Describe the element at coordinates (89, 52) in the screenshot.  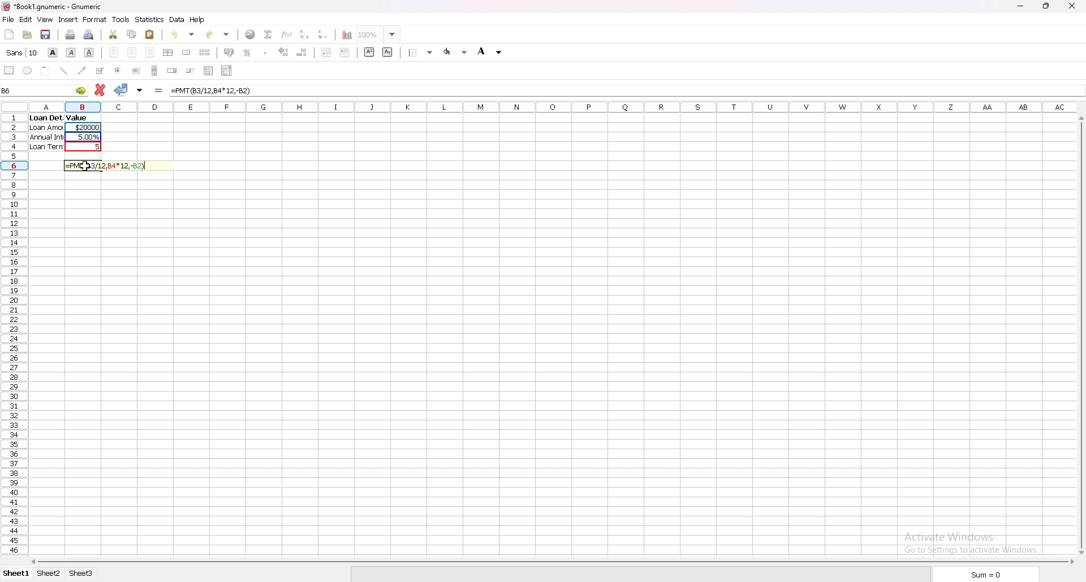
I see `underline` at that location.